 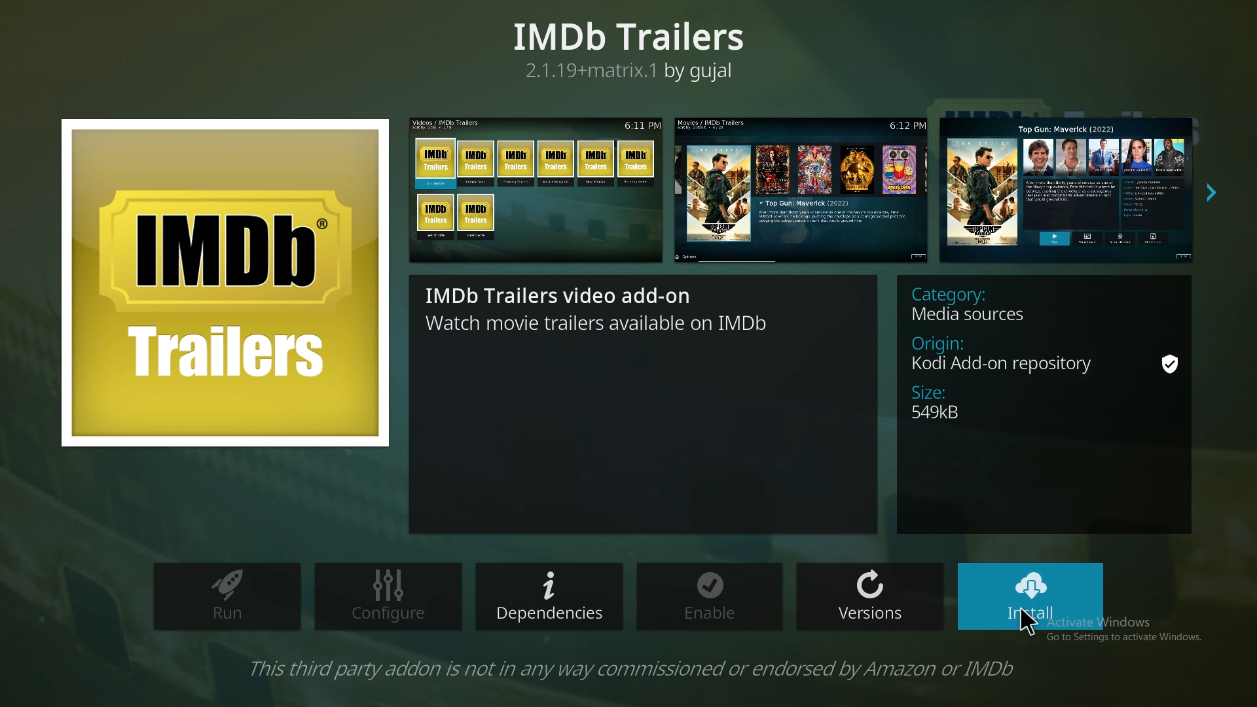 I want to click on secured, so click(x=1169, y=366).